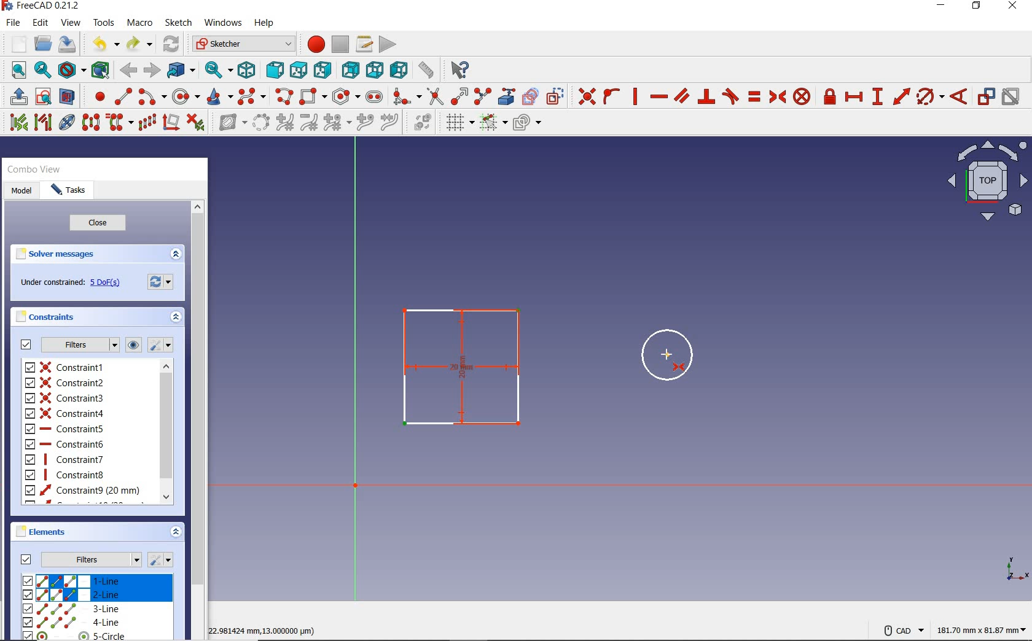 This screenshot has width=1032, height=641. What do you see at coordinates (854, 96) in the screenshot?
I see `constrain horizontal distance` at bounding box center [854, 96].